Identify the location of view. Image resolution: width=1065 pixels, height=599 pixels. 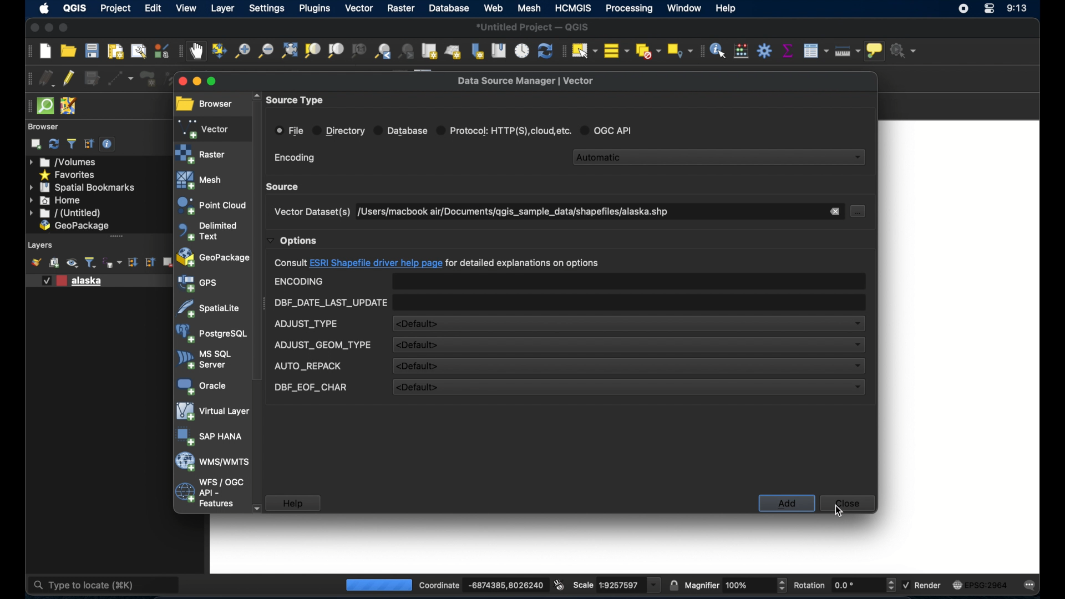
(187, 8).